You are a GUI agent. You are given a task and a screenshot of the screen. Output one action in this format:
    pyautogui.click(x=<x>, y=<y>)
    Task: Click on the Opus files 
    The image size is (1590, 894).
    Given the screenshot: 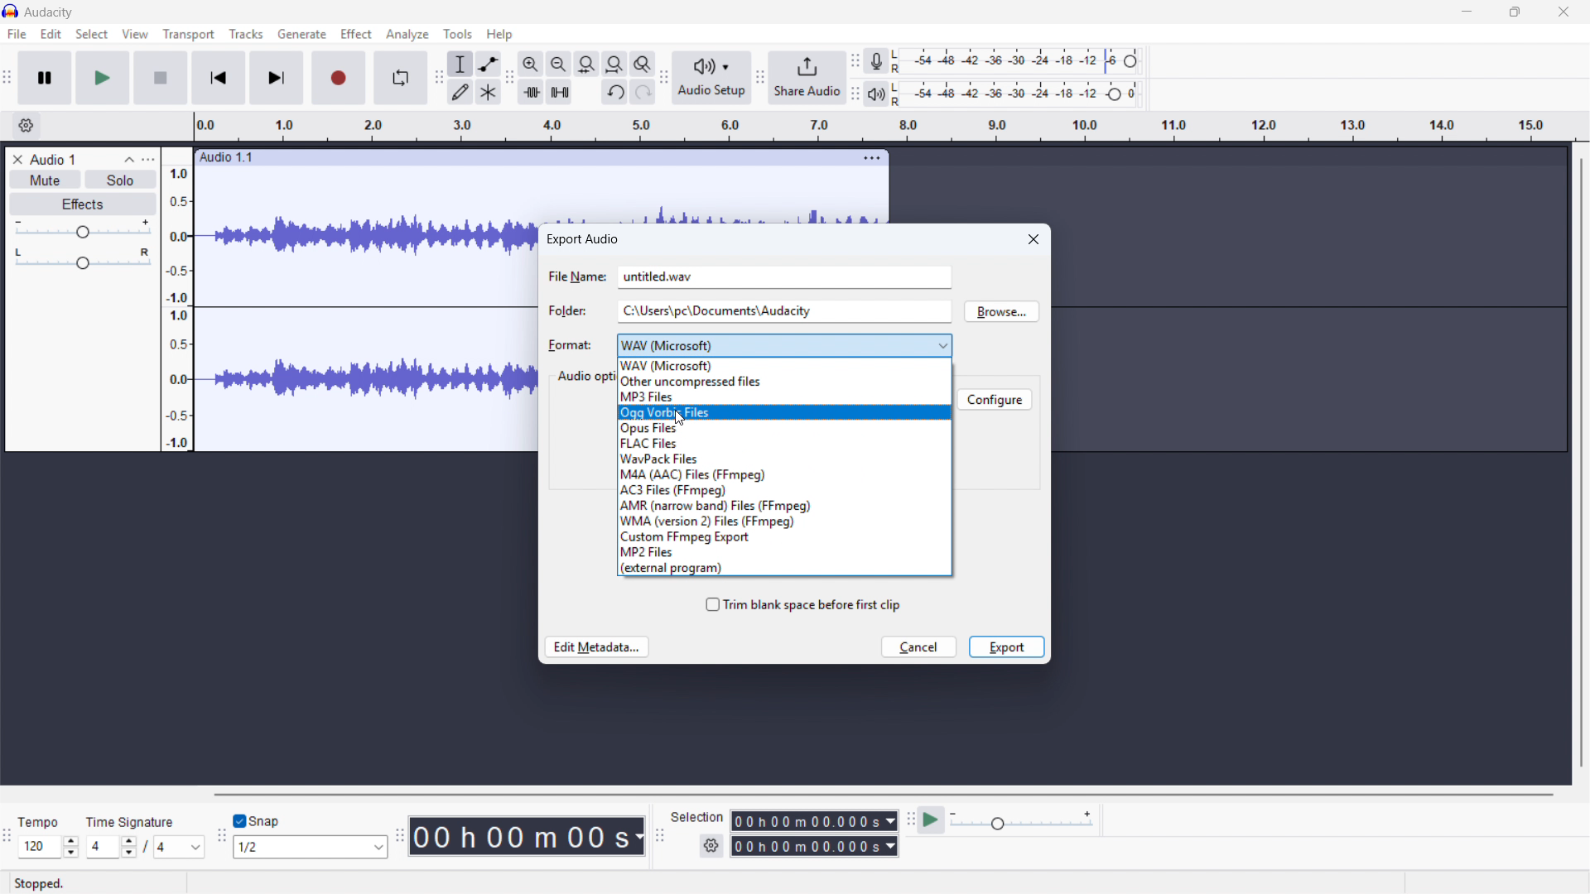 What is the action you would take?
    pyautogui.click(x=784, y=426)
    